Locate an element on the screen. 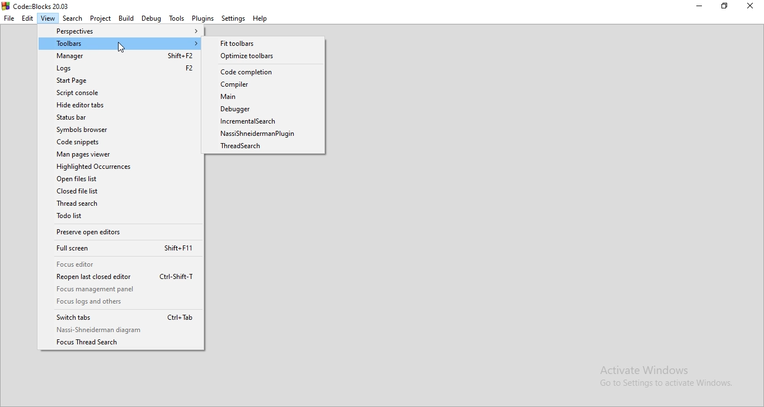  Focus management panel is located at coordinates (122, 290).